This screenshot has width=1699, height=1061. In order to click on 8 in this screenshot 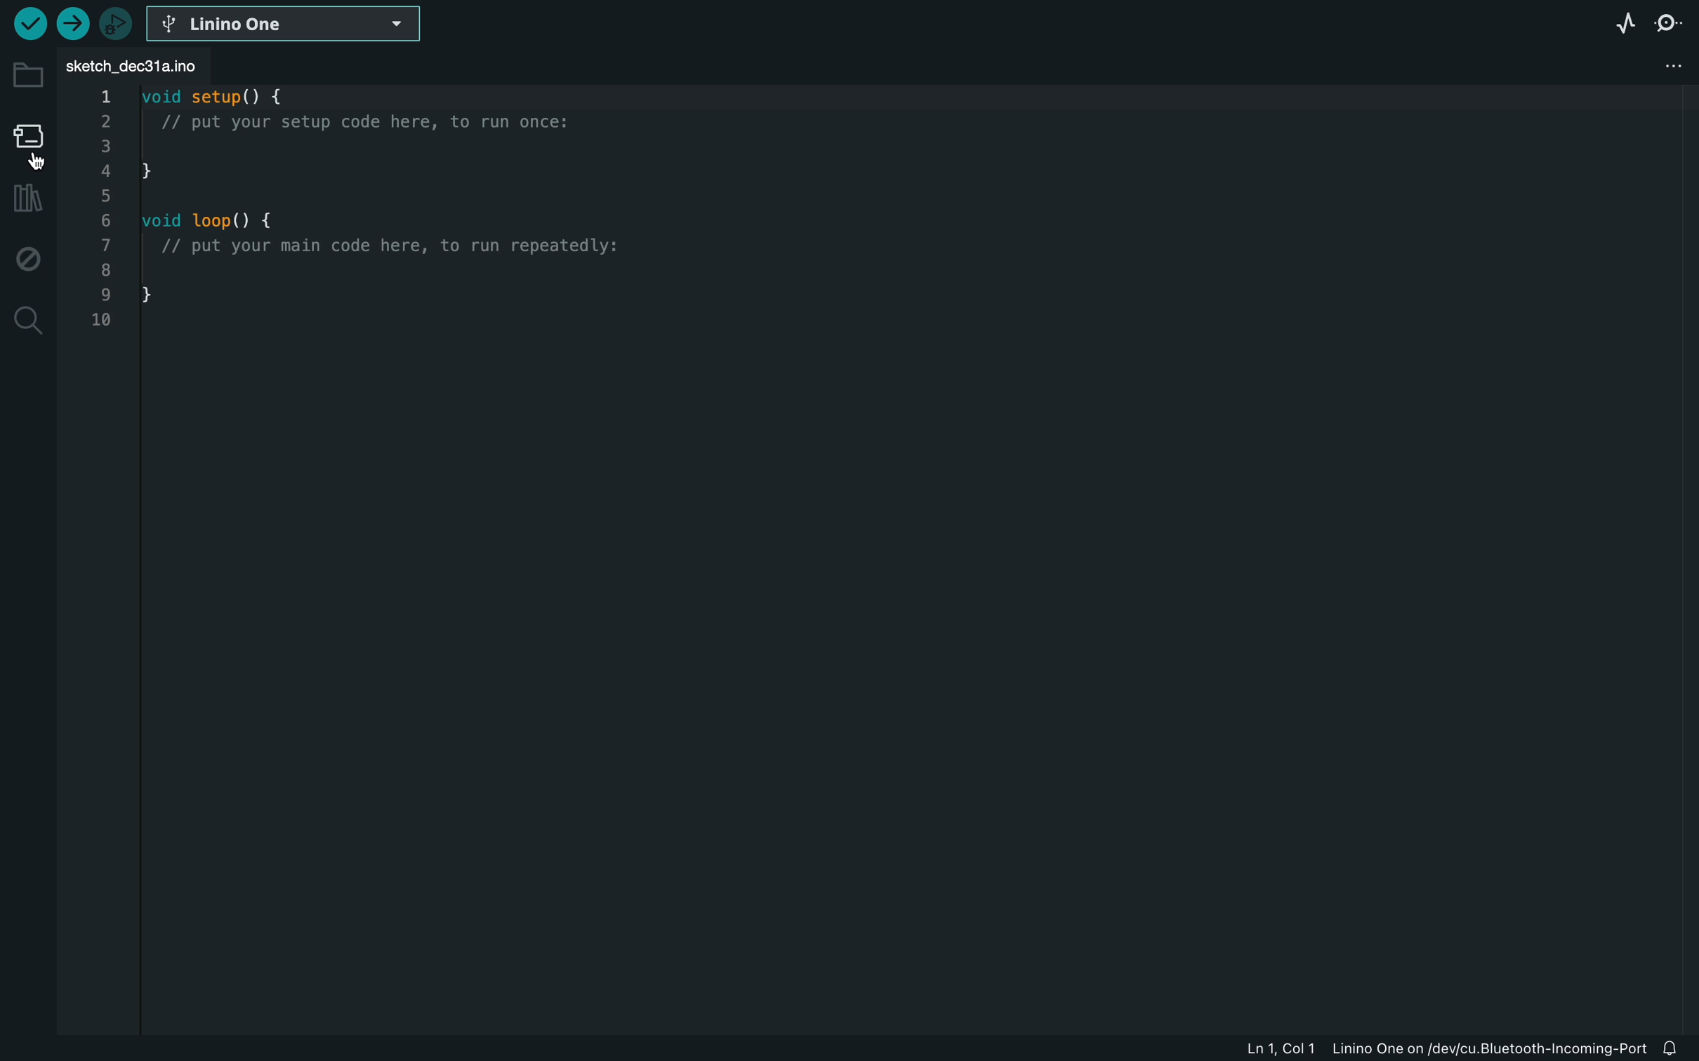, I will do `click(106, 267)`.